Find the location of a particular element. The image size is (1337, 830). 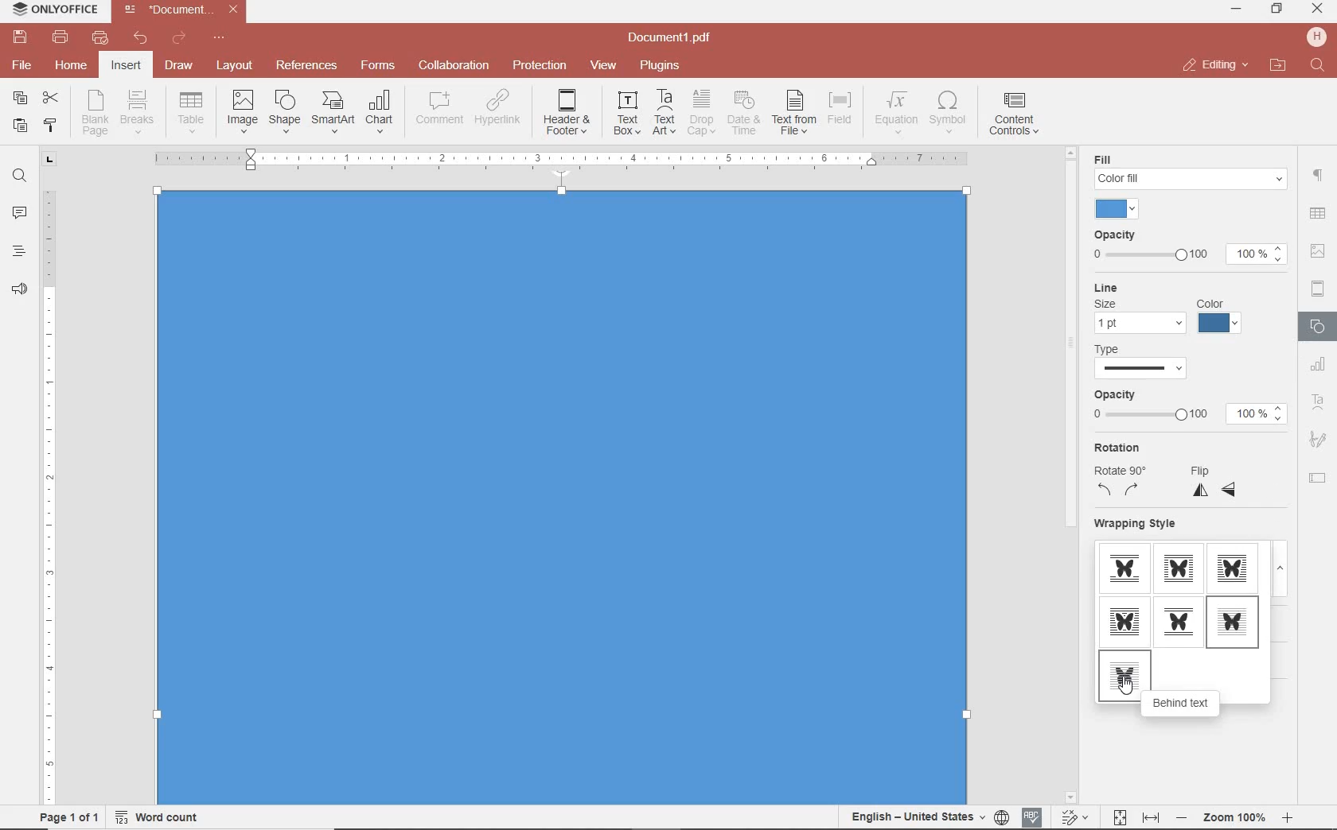

NSERT EQUATION is located at coordinates (895, 111).